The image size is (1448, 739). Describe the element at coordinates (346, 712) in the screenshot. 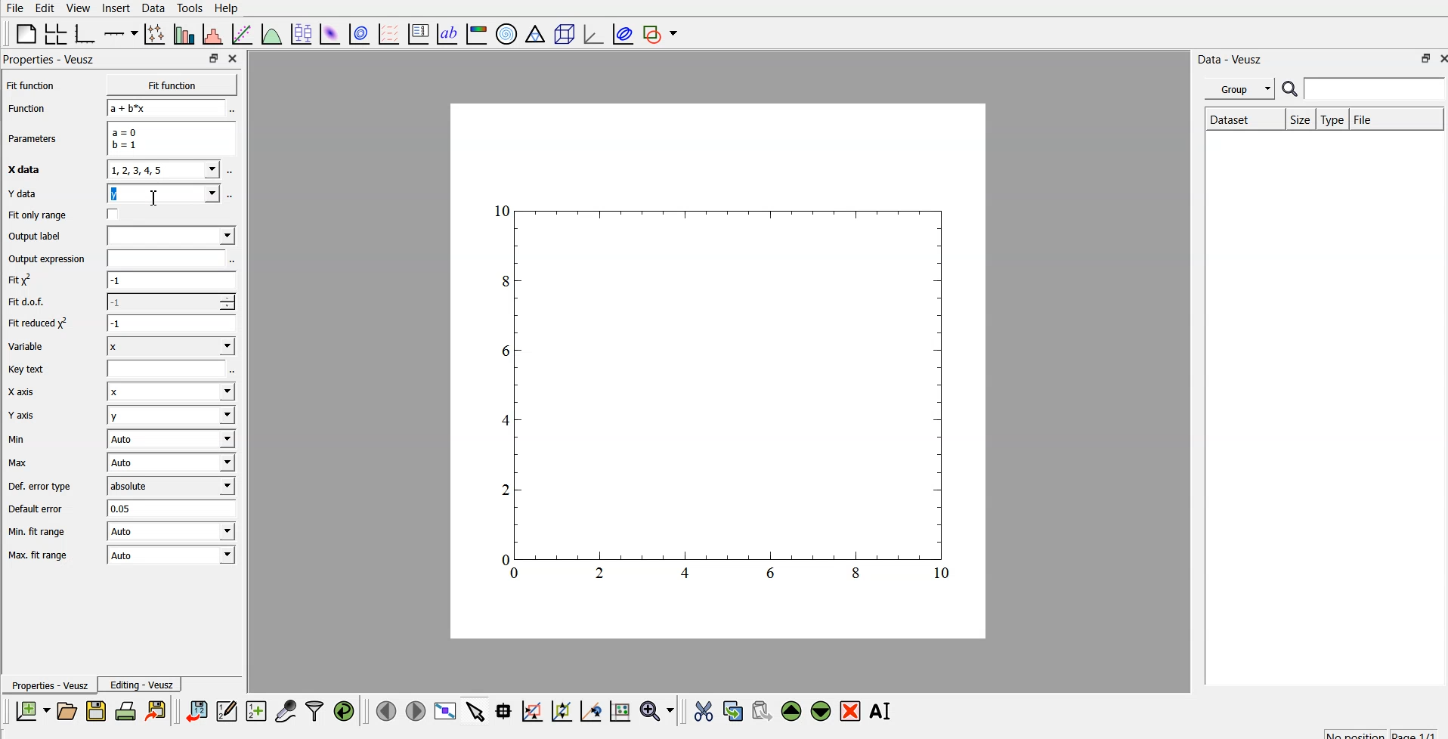

I see `reload linked data sets` at that location.